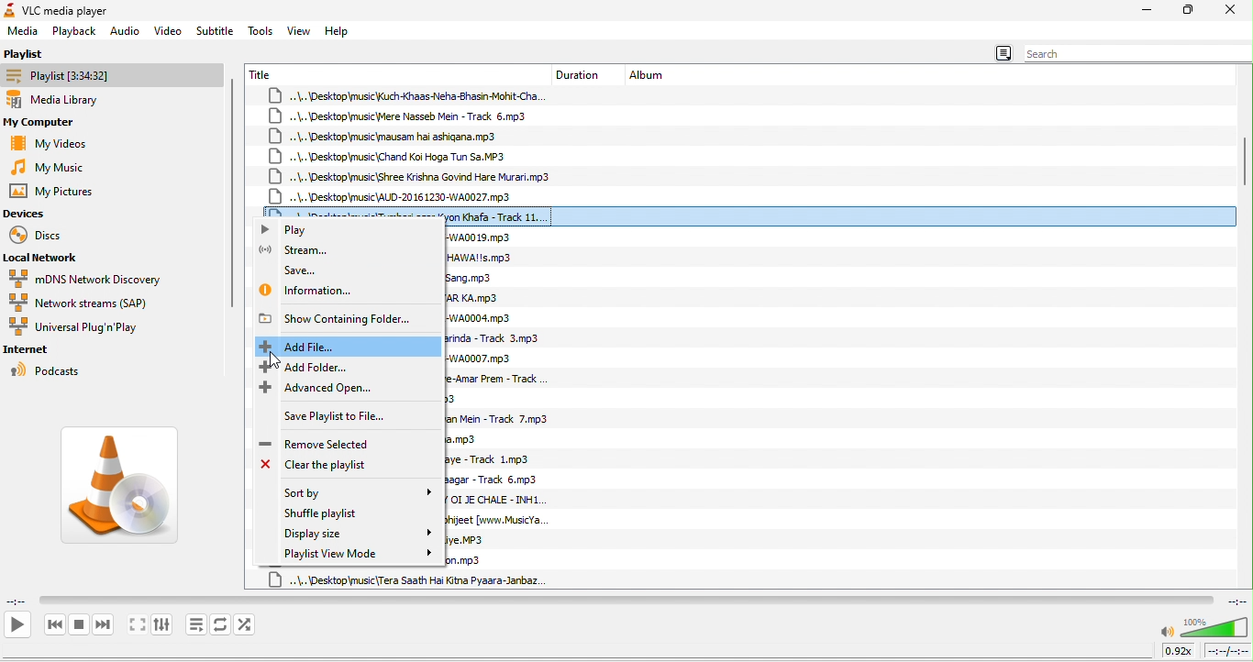 The width and height of the screenshot is (1253, 662). Describe the element at coordinates (1147, 10) in the screenshot. I see `minimize` at that location.